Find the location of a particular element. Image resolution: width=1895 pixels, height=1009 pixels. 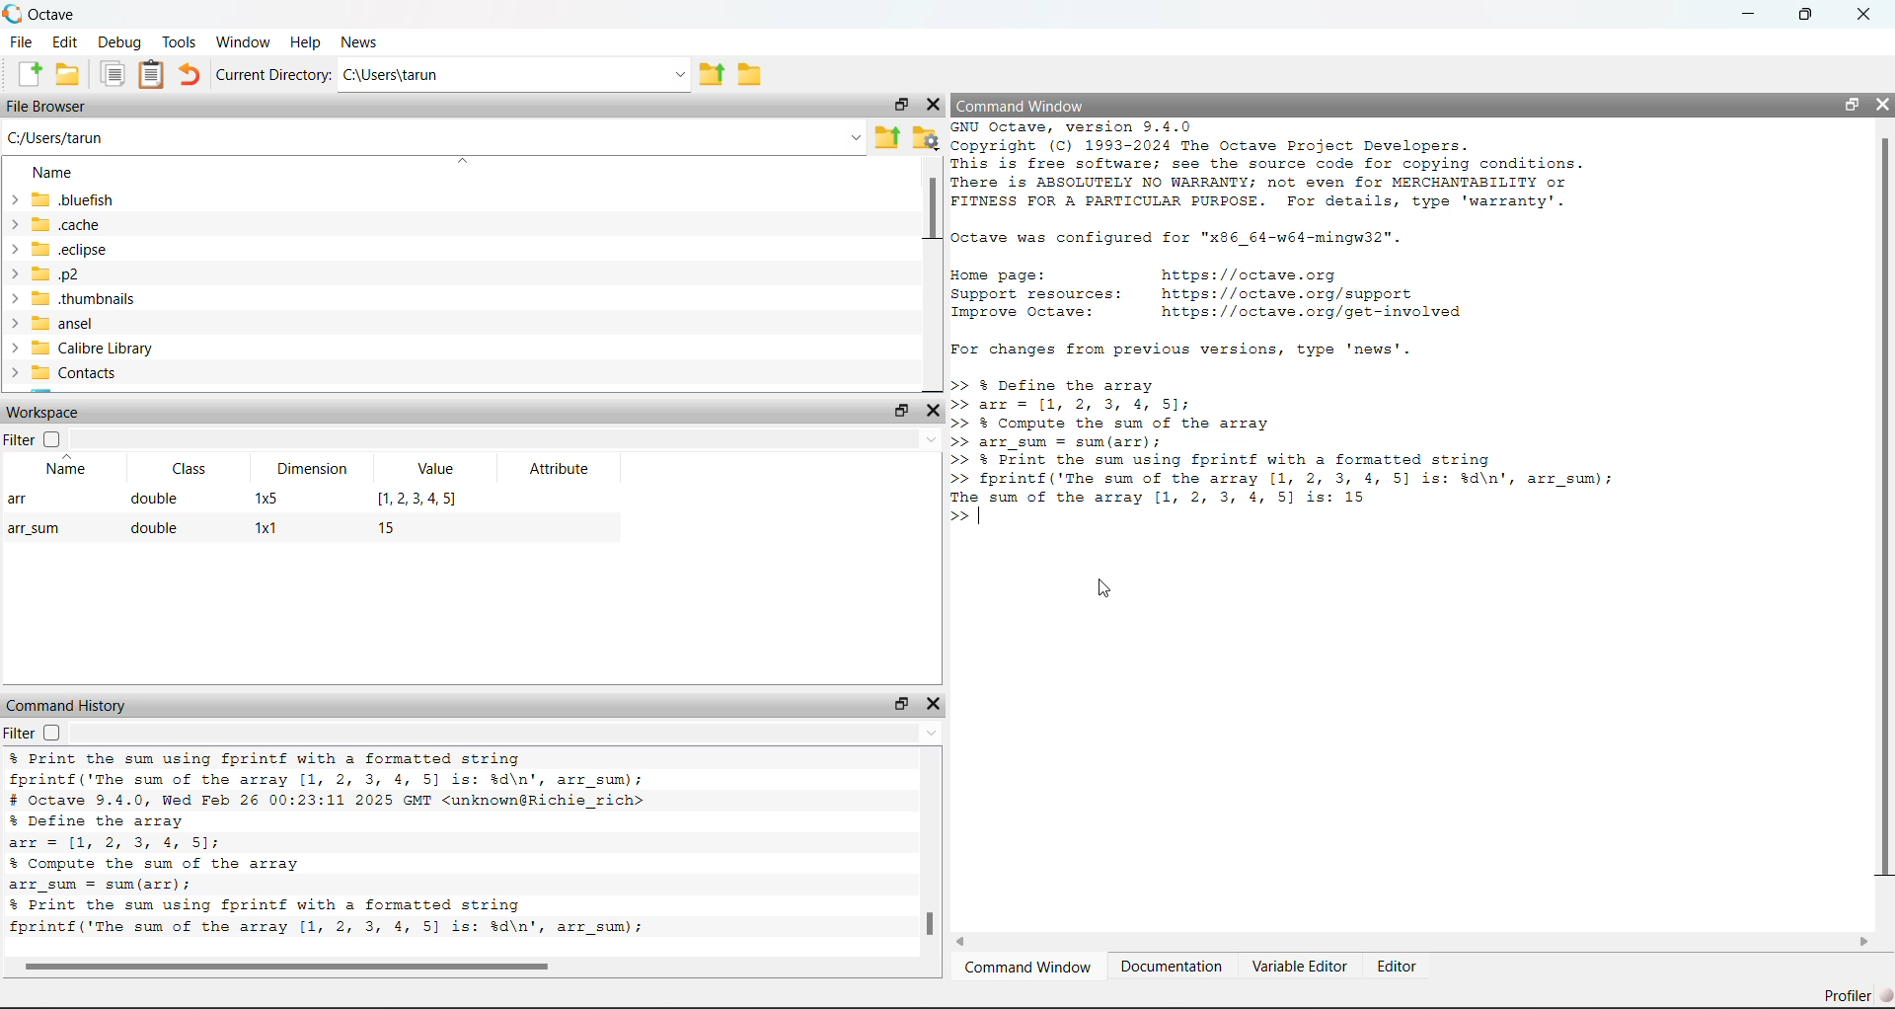

eclipse is located at coordinates (63, 251).